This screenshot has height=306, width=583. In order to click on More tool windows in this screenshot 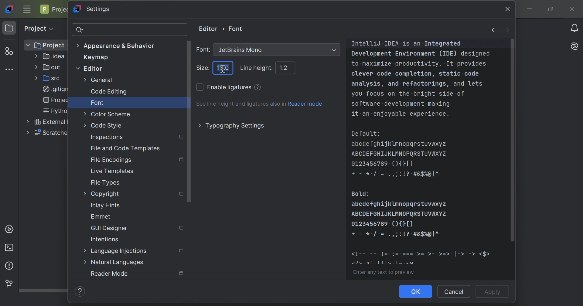, I will do `click(11, 69)`.